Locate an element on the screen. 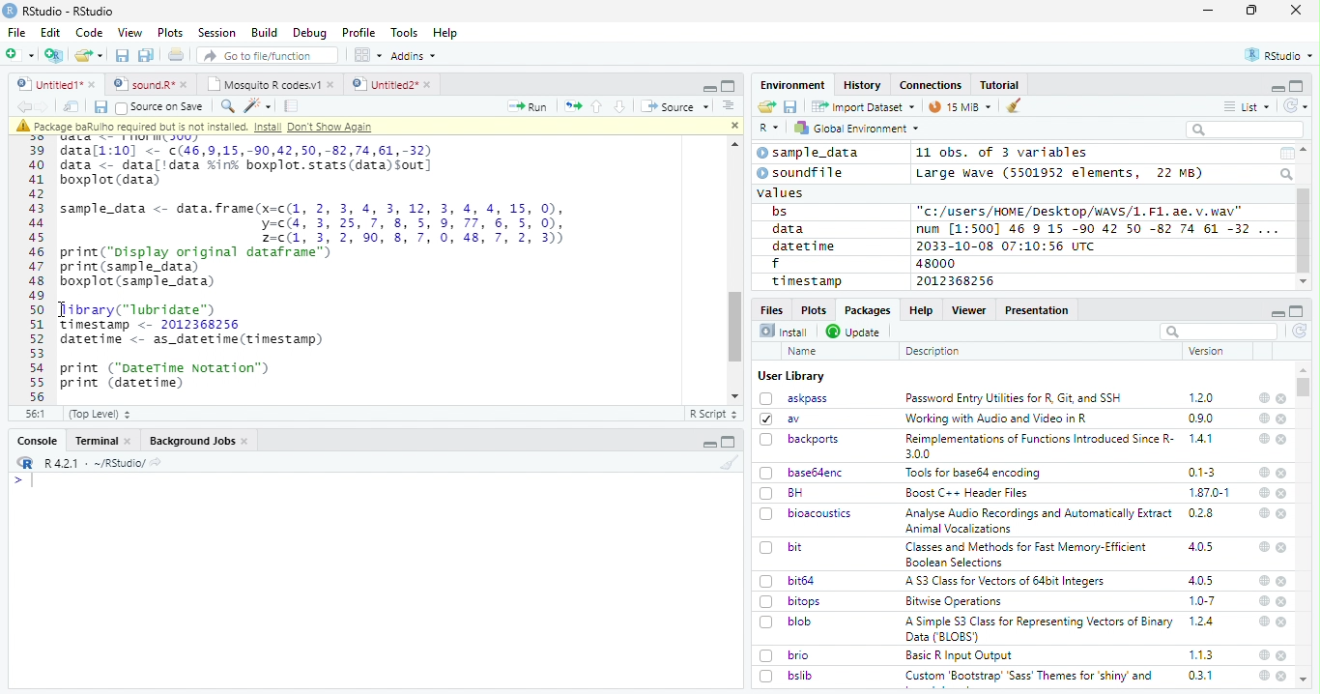  1.2.0 is located at coordinates (1203, 397).